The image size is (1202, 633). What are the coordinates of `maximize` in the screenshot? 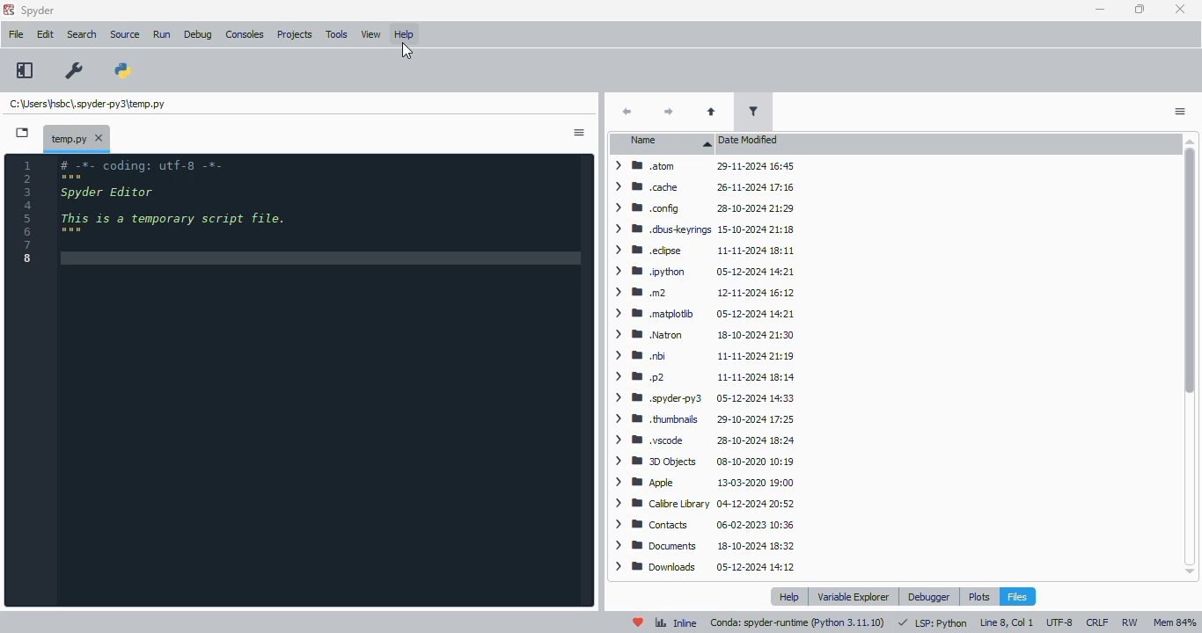 It's located at (1140, 10).